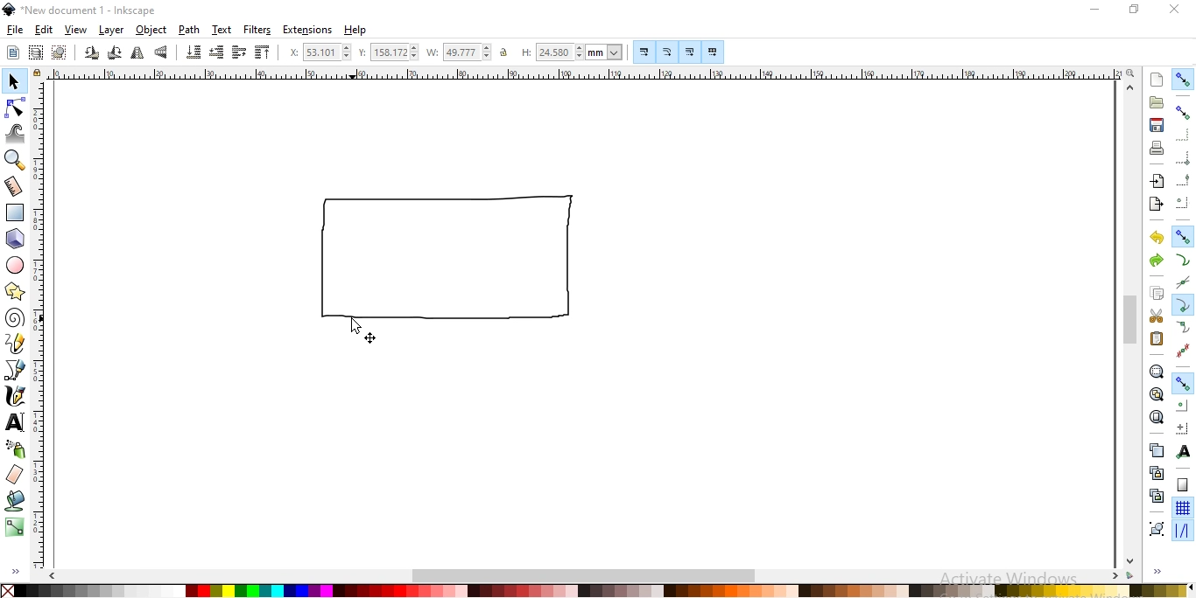 This screenshot has width=1196, height=598. Describe the element at coordinates (82, 10) in the screenshot. I see `new document 1 -Inkscape` at that location.